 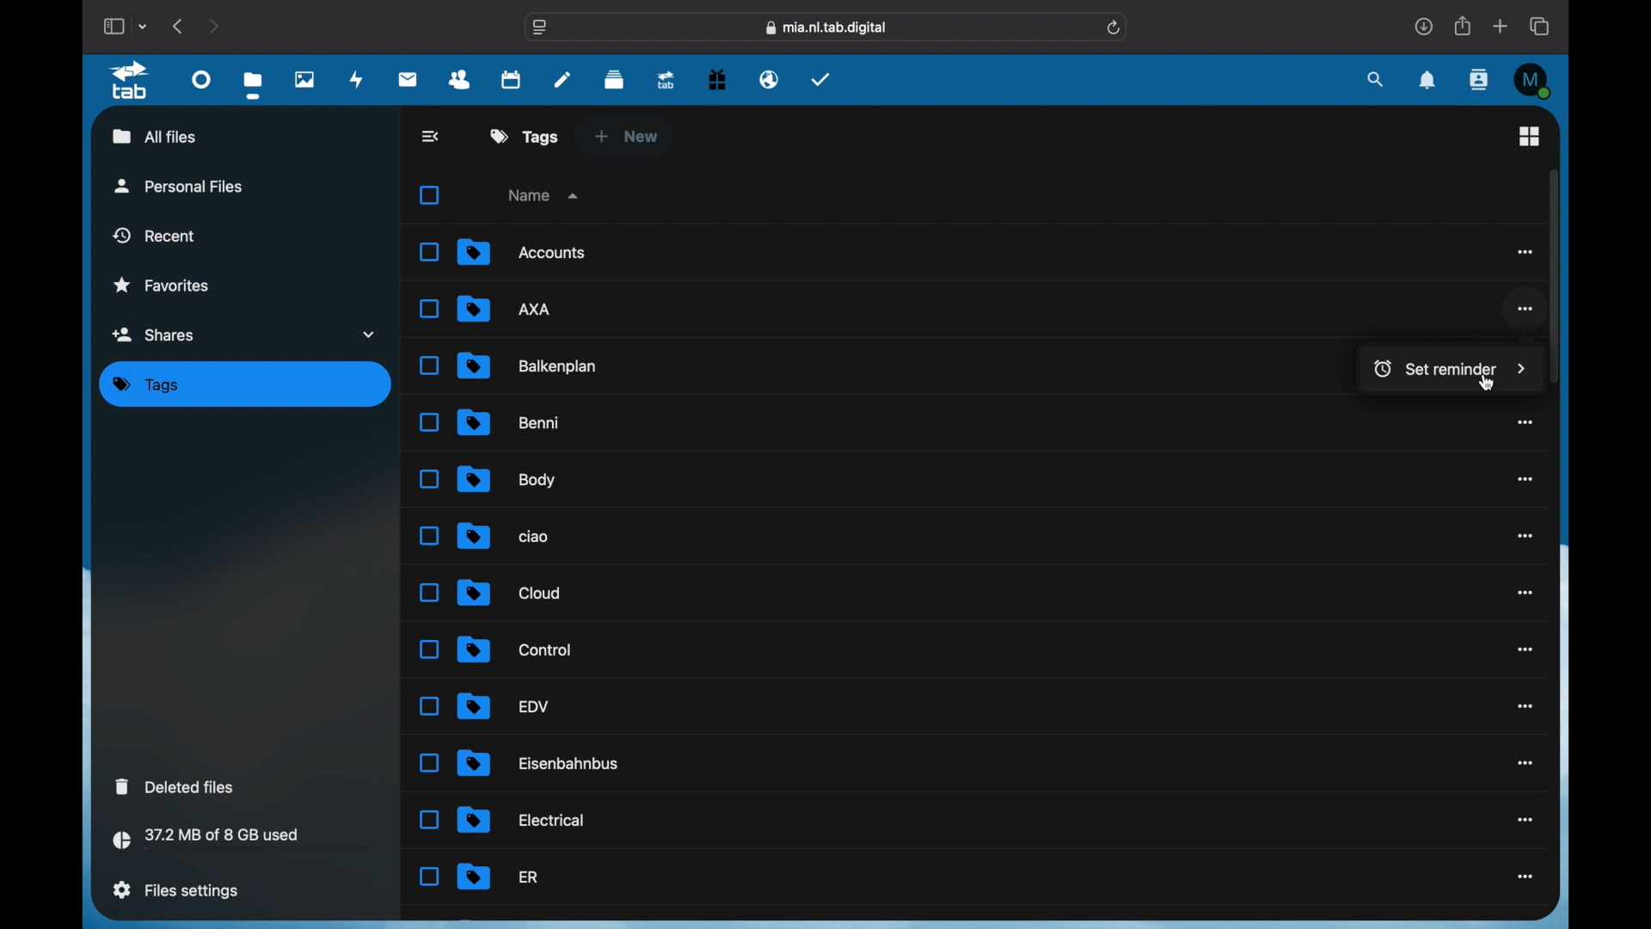 I want to click on more options, so click(x=1525, y=310).